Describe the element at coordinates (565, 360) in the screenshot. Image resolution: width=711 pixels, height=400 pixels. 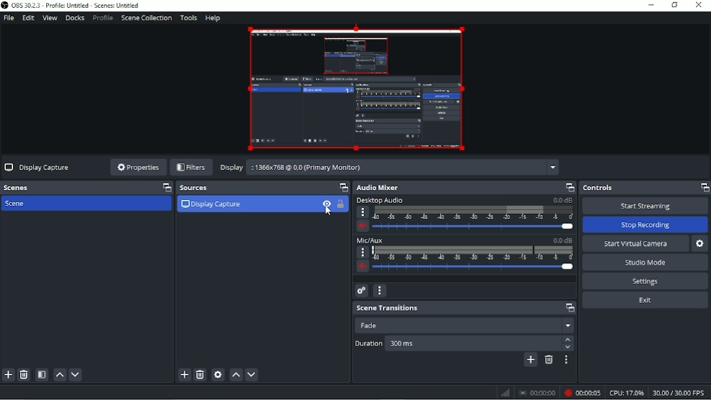
I see `Transition properties` at that location.